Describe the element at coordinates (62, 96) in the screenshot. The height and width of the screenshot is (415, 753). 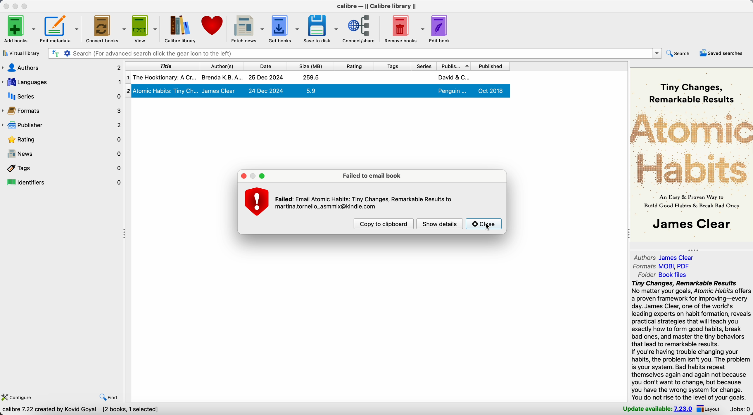
I see `series` at that location.